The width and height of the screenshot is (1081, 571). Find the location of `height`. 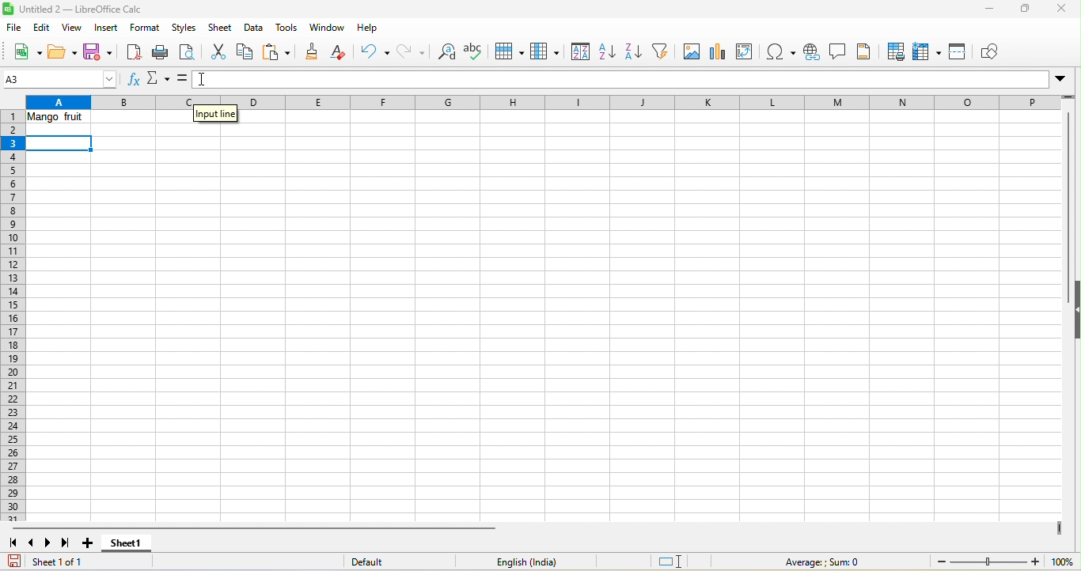

height is located at coordinates (1074, 307).